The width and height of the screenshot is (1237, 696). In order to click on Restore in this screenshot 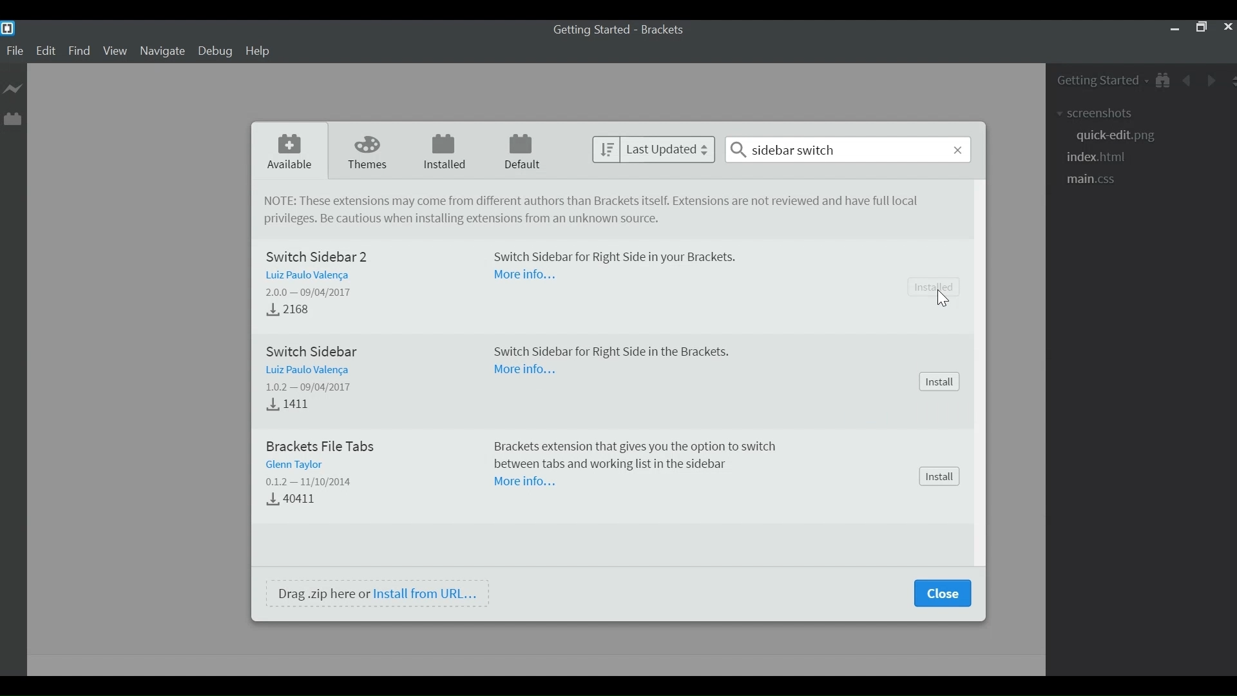, I will do `click(1201, 28)`.